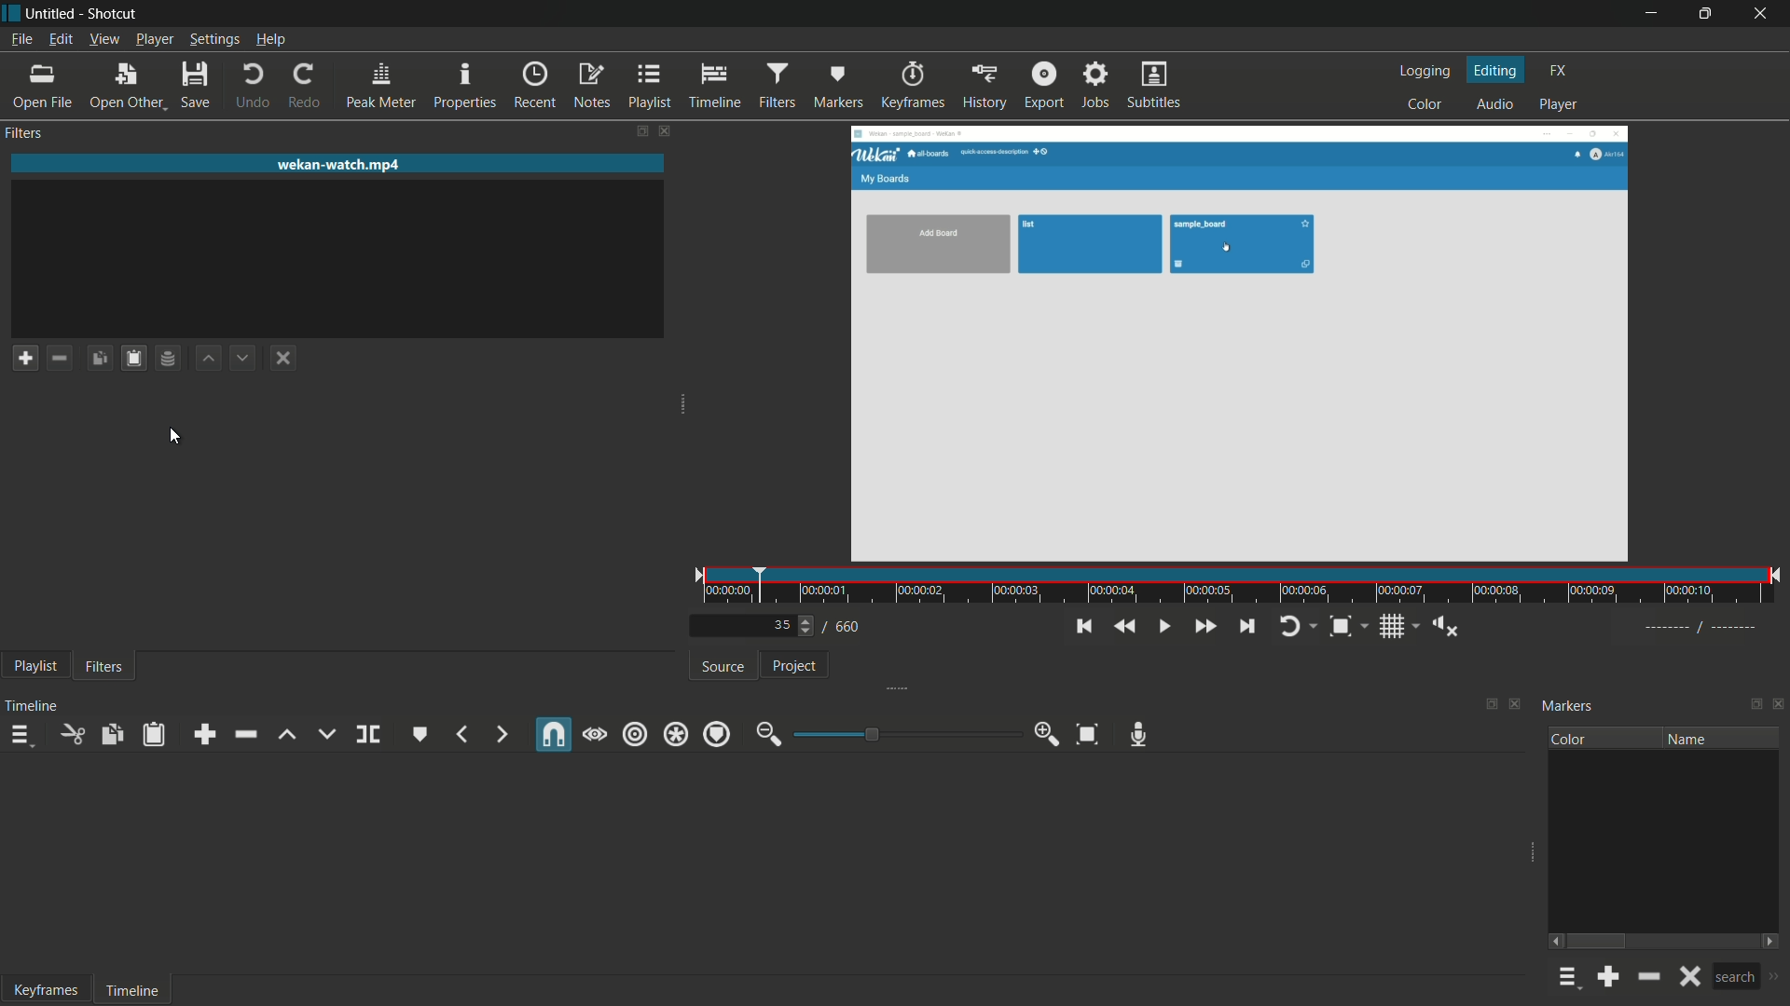 The width and height of the screenshot is (1790, 1006). What do you see at coordinates (382, 88) in the screenshot?
I see `peak meter` at bounding box center [382, 88].